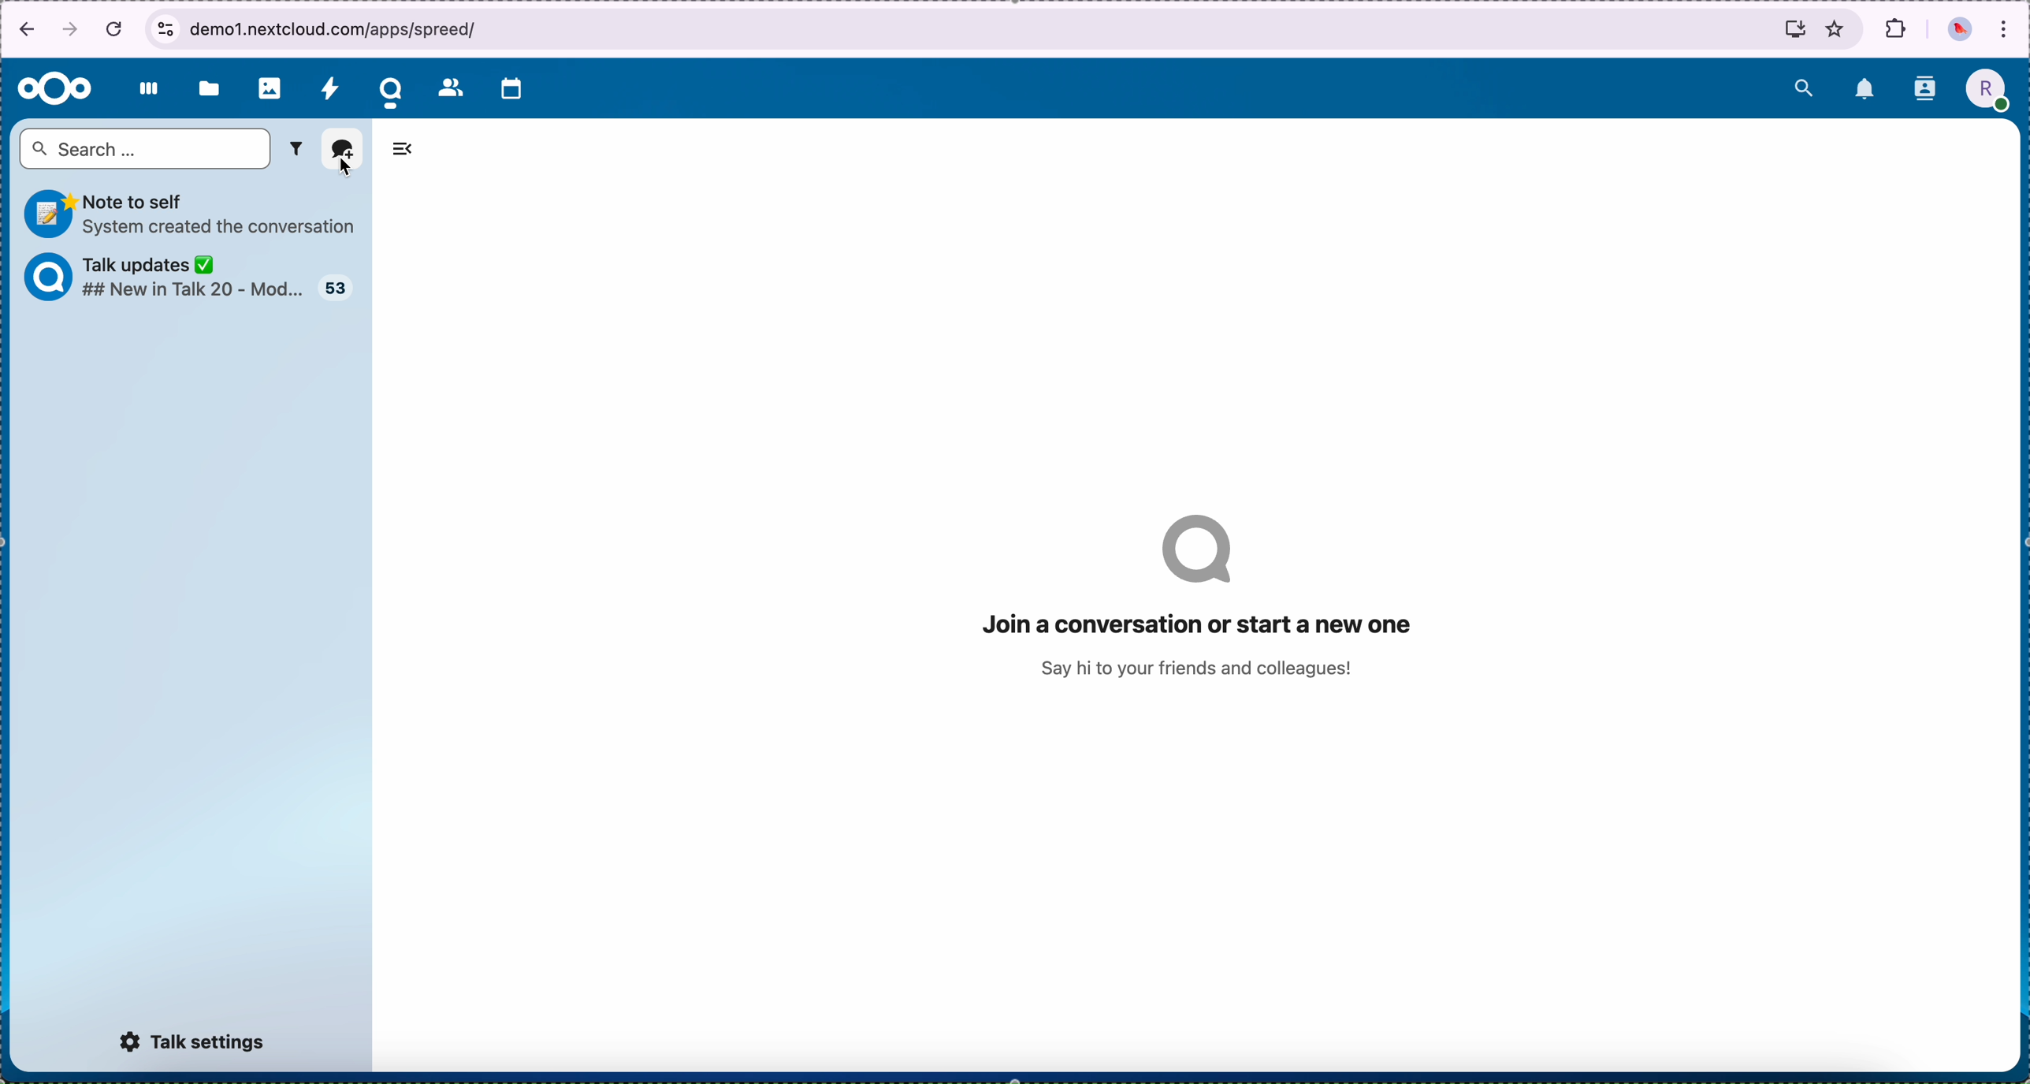  What do you see at coordinates (210, 86) in the screenshot?
I see `files` at bounding box center [210, 86].